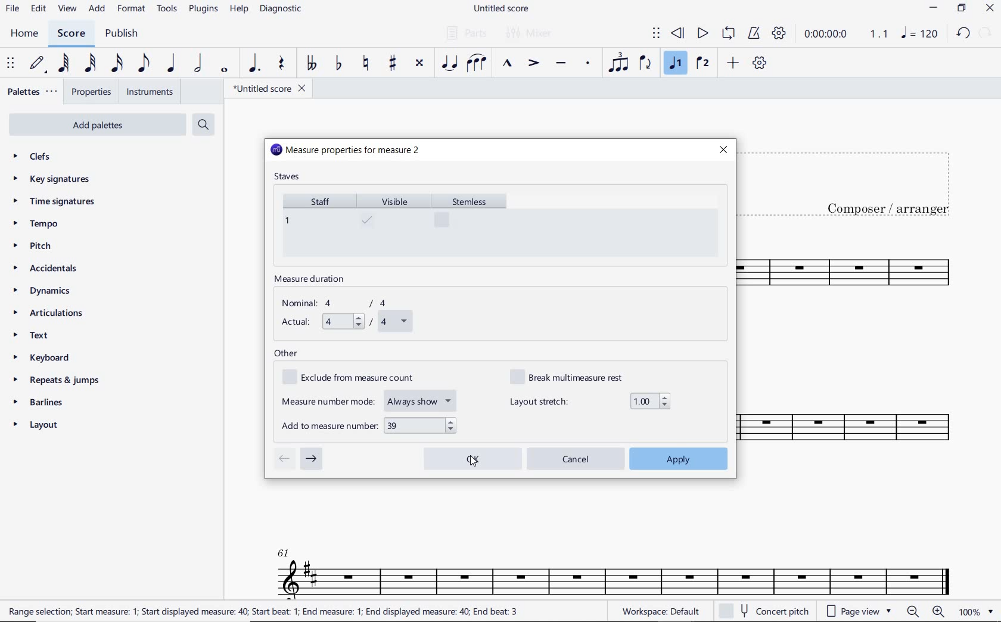  What do you see at coordinates (466, 32) in the screenshot?
I see `PARTS` at bounding box center [466, 32].